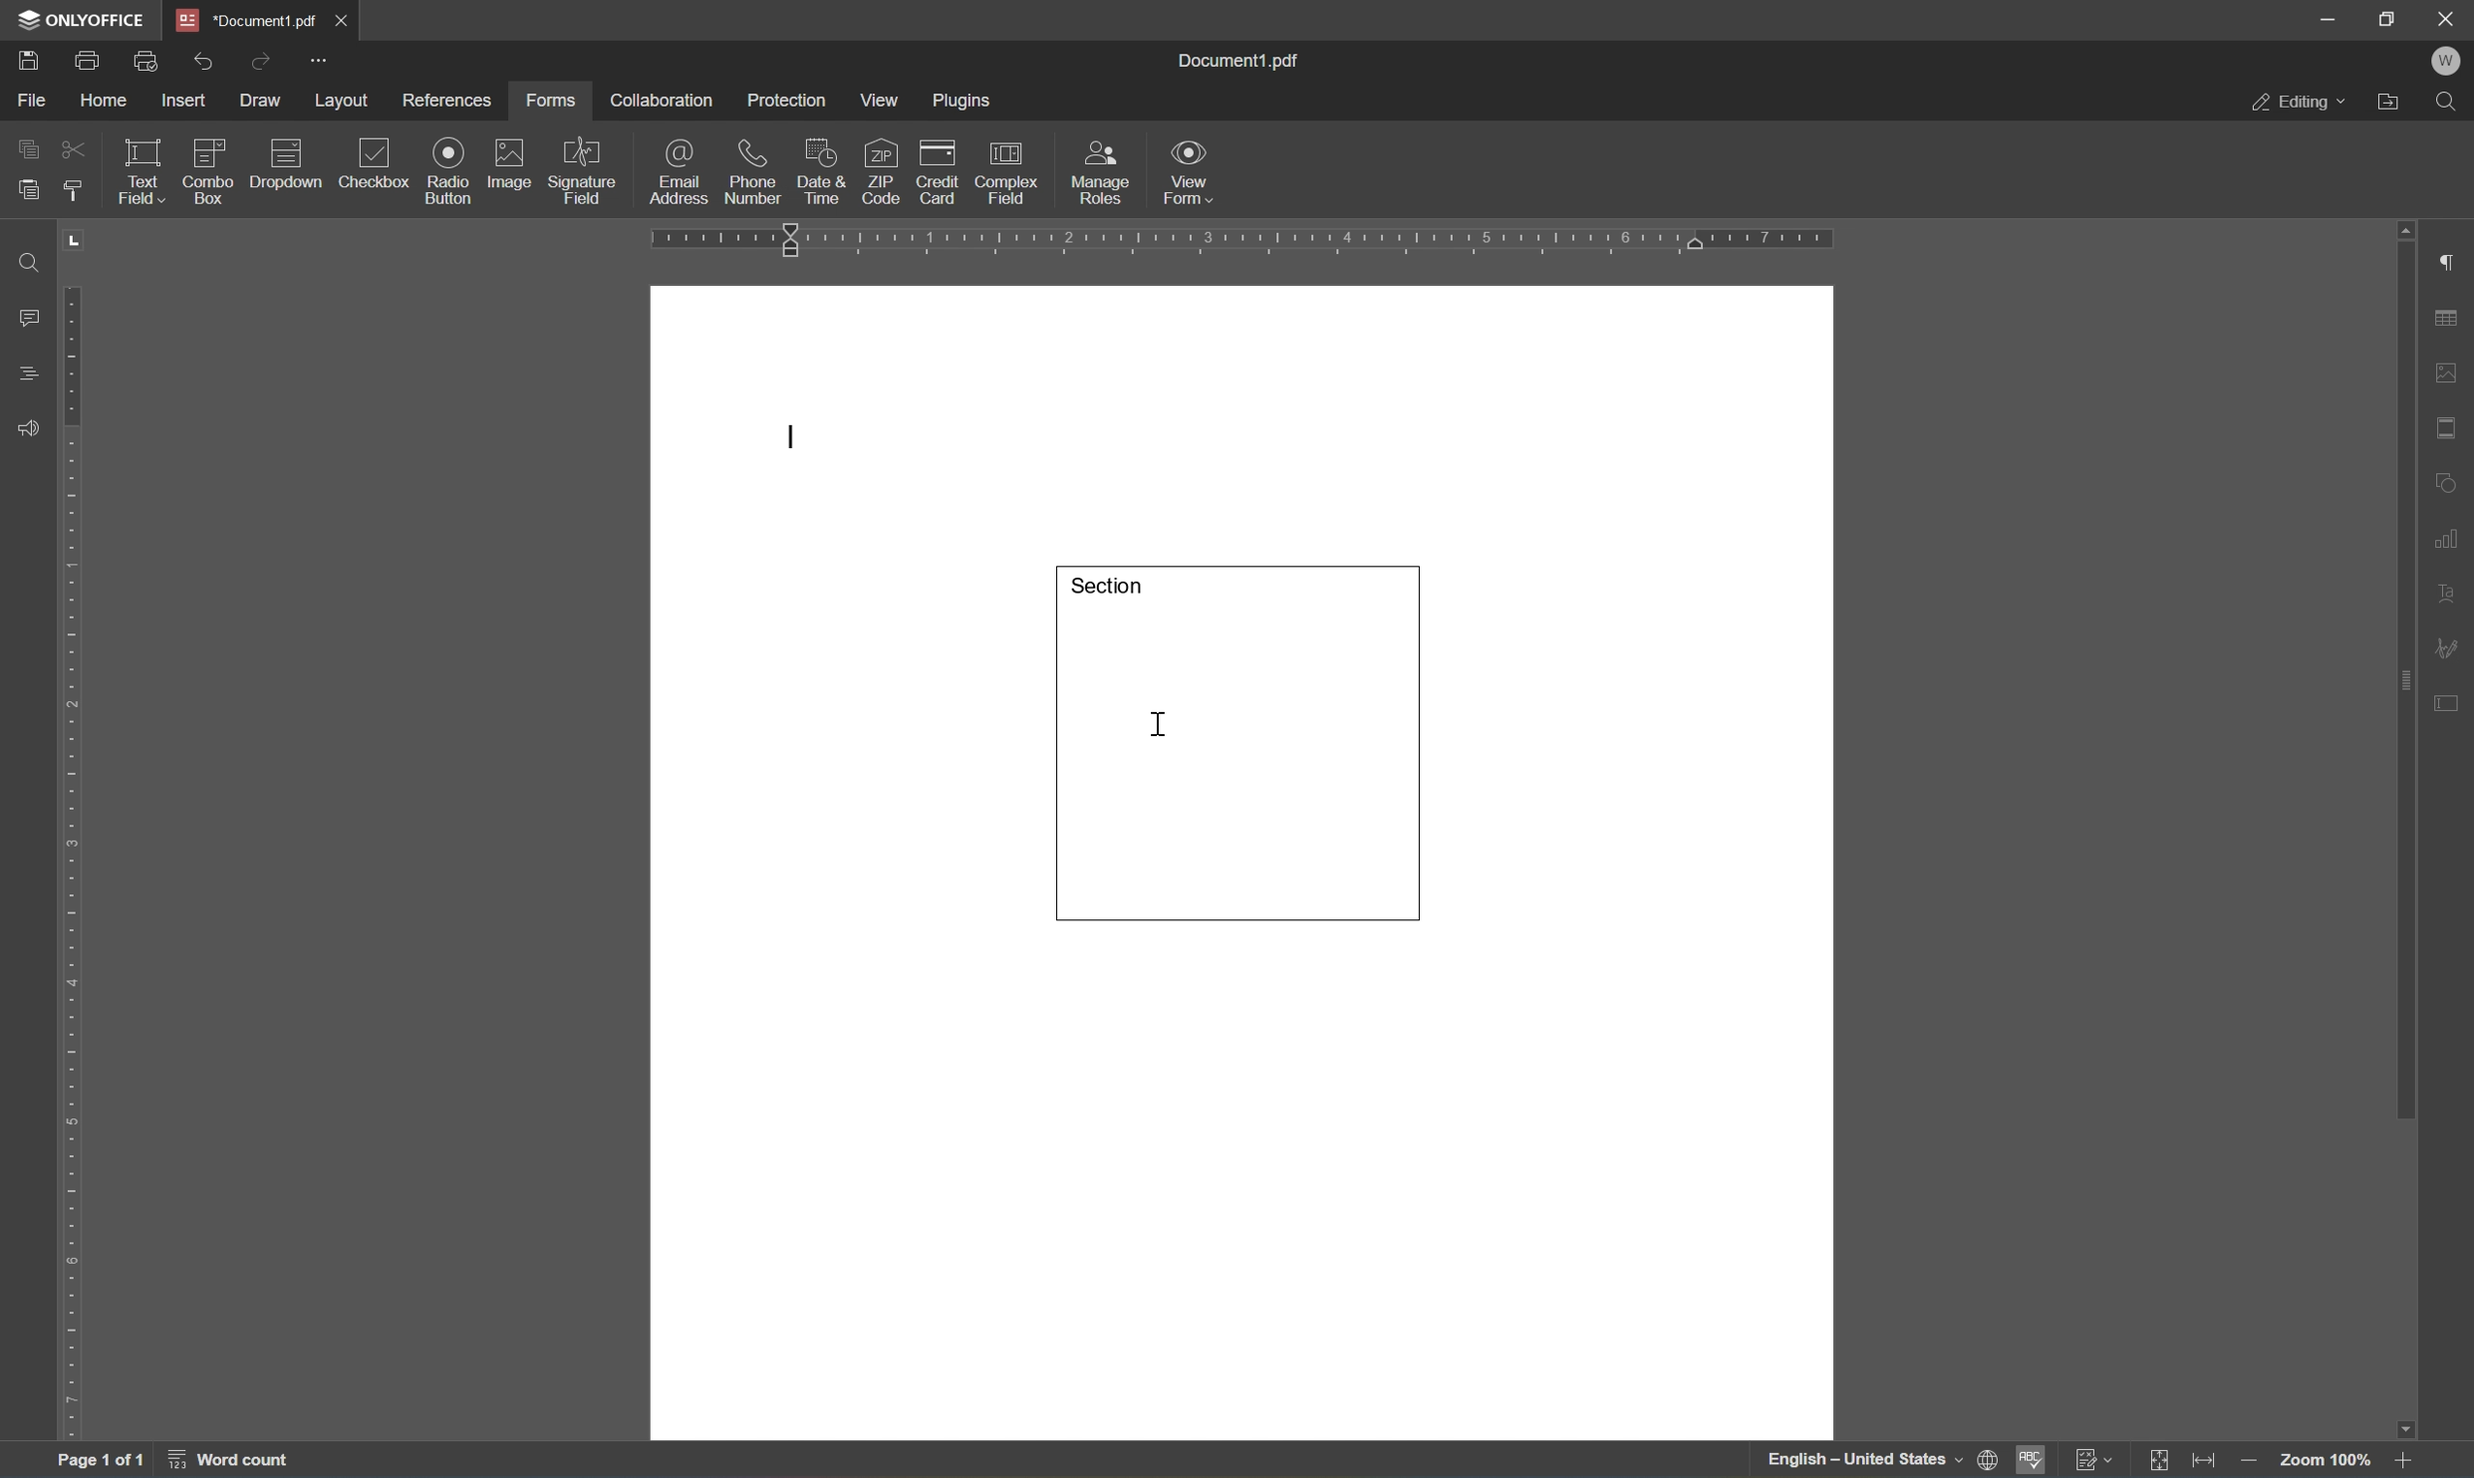 This screenshot has width=2474, height=1478. I want to click on zoom 100%, so click(2326, 1464).